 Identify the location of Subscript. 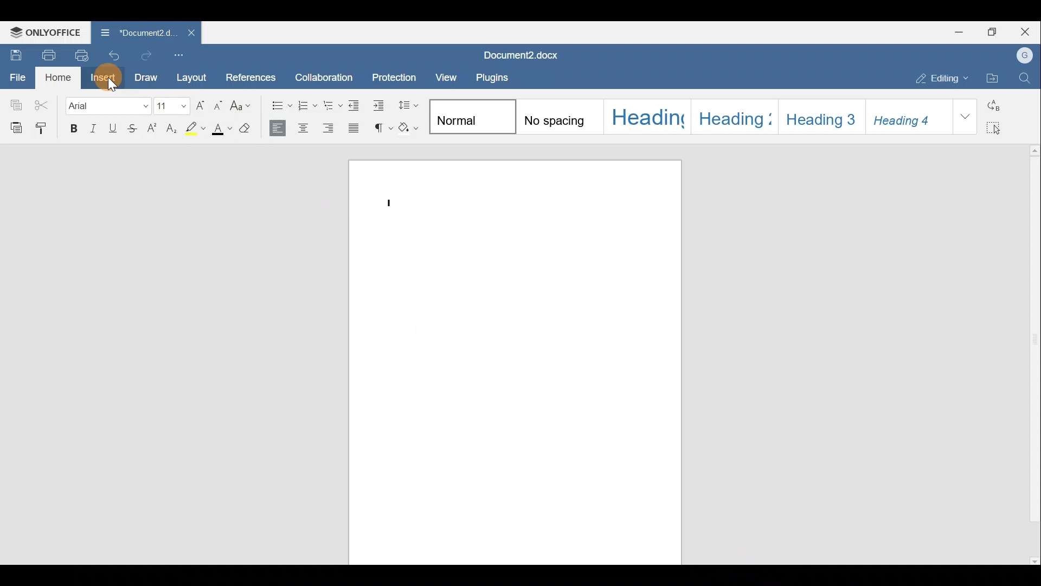
(172, 130).